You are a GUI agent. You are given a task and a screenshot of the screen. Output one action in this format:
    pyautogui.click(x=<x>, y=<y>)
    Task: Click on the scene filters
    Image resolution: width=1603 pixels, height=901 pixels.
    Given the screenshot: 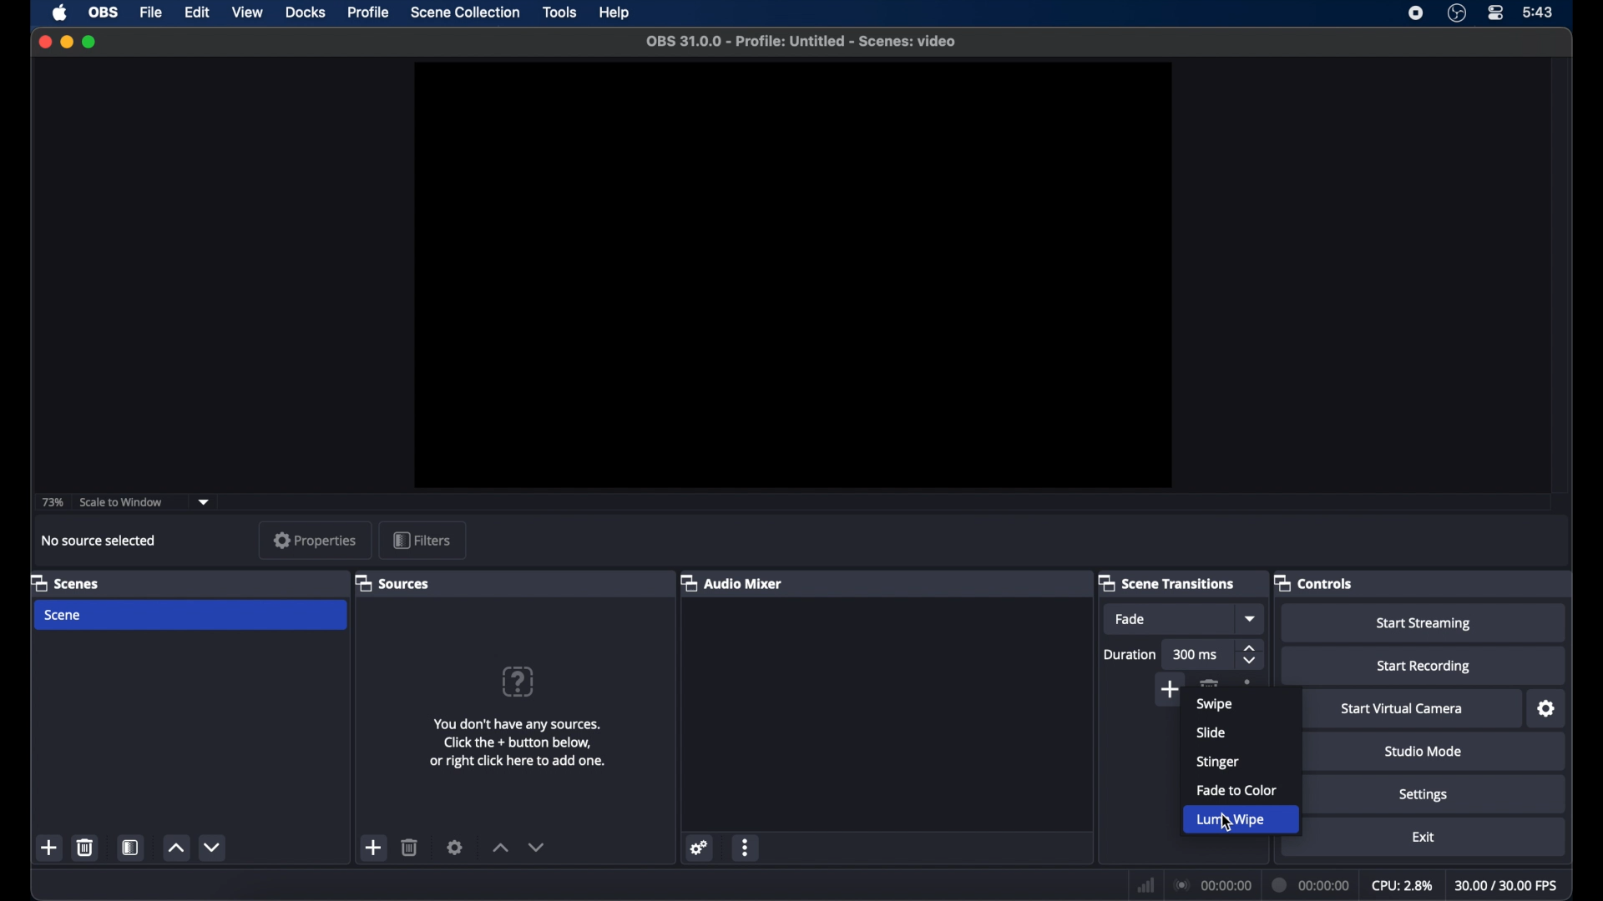 What is the action you would take?
    pyautogui.click(x=130, y=847)
    